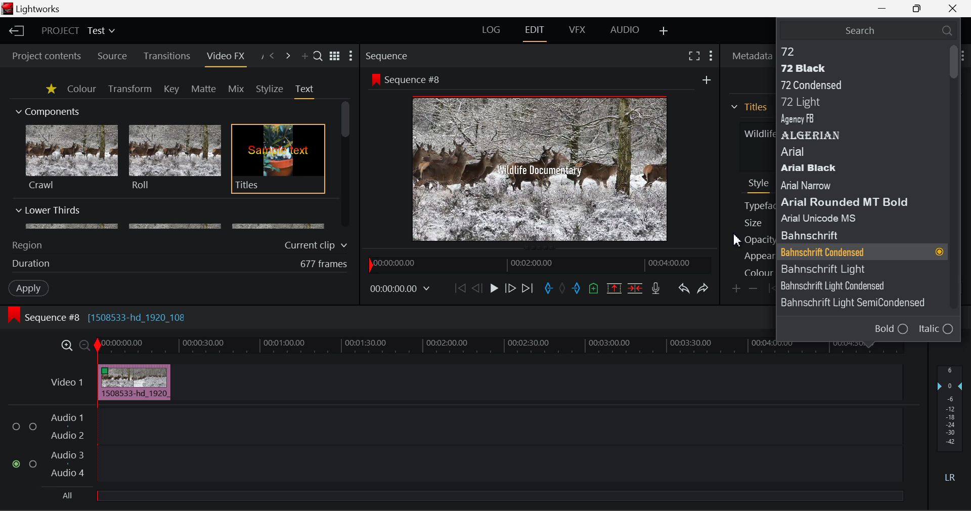  I want to click on Colour, so click(81, 88).